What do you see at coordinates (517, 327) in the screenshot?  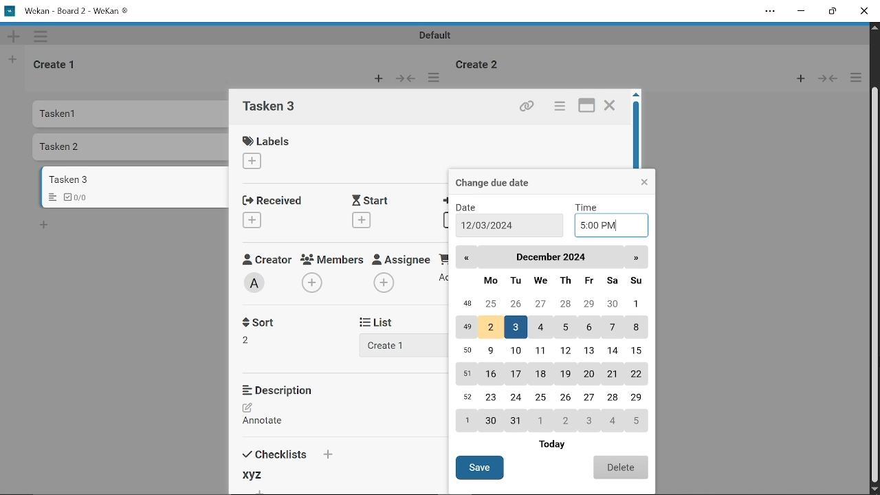 I see `date selected` at bounding box center [517, 327].